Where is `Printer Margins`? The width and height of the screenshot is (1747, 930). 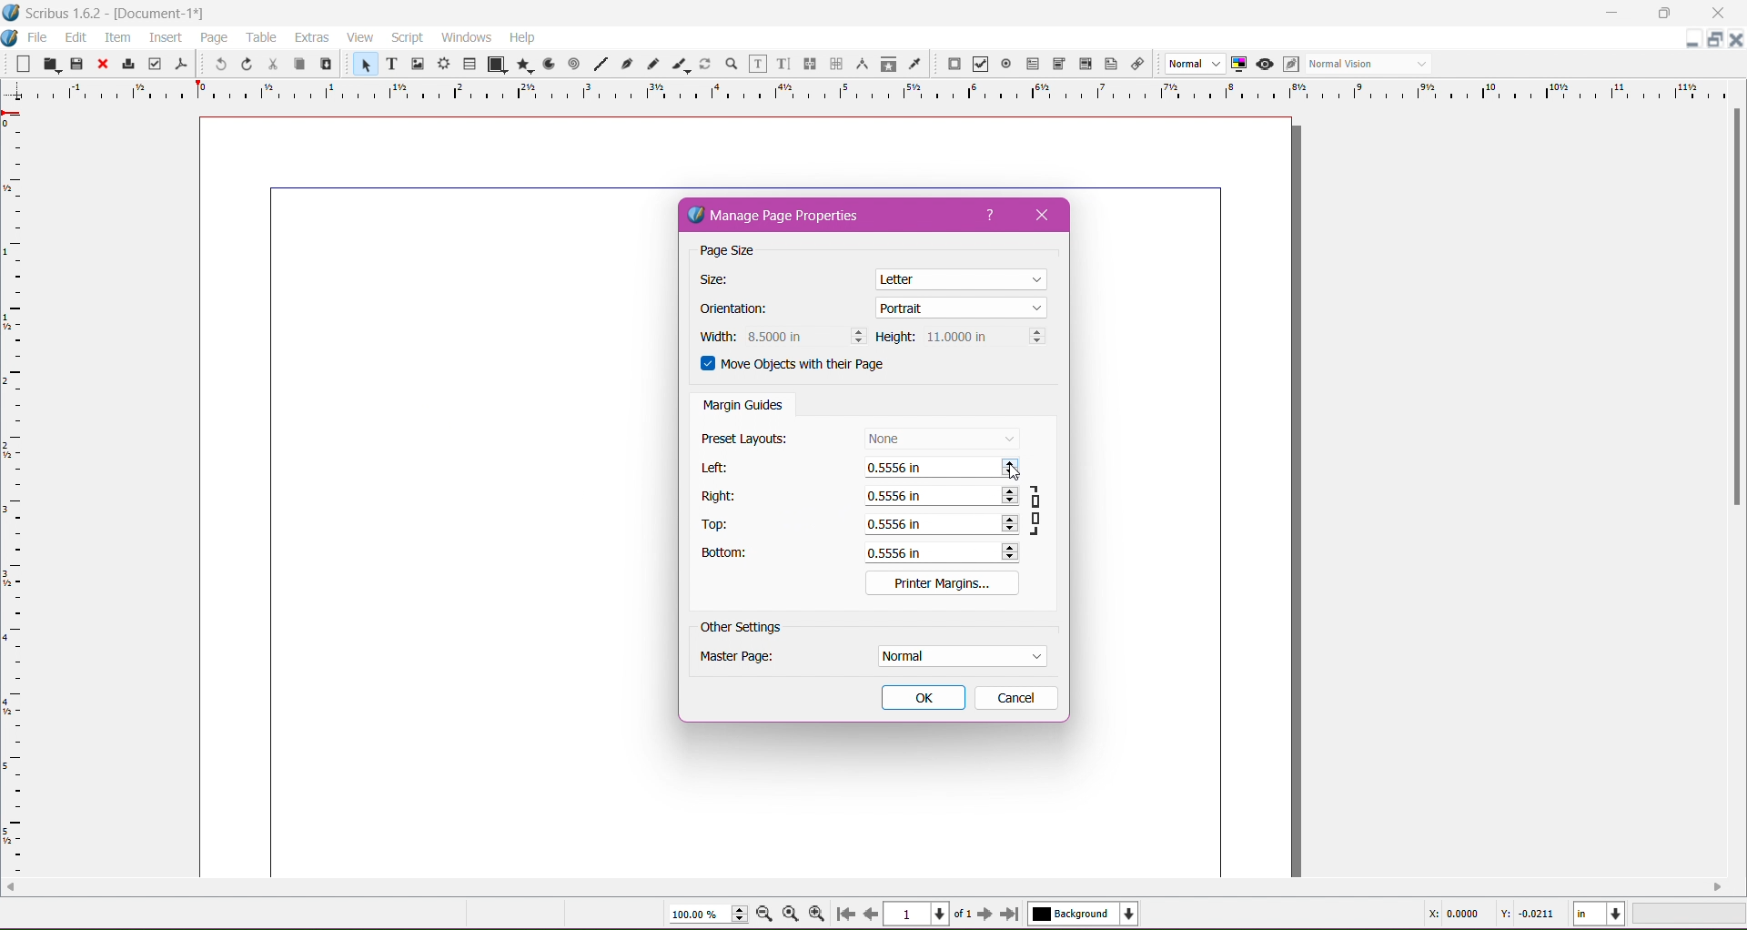
Printer Margins is located at coordinates (942, 582).